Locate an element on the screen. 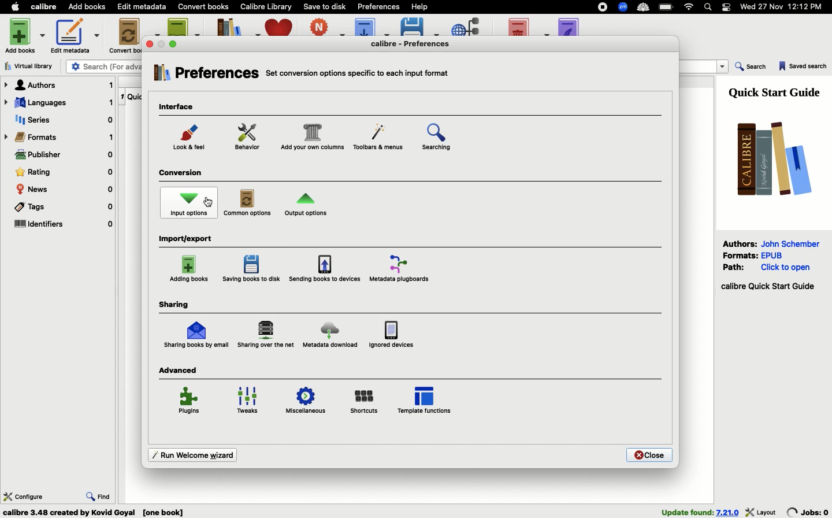 This screenshot has height=518, width=832. Common options is located at coordinates (248, 203).